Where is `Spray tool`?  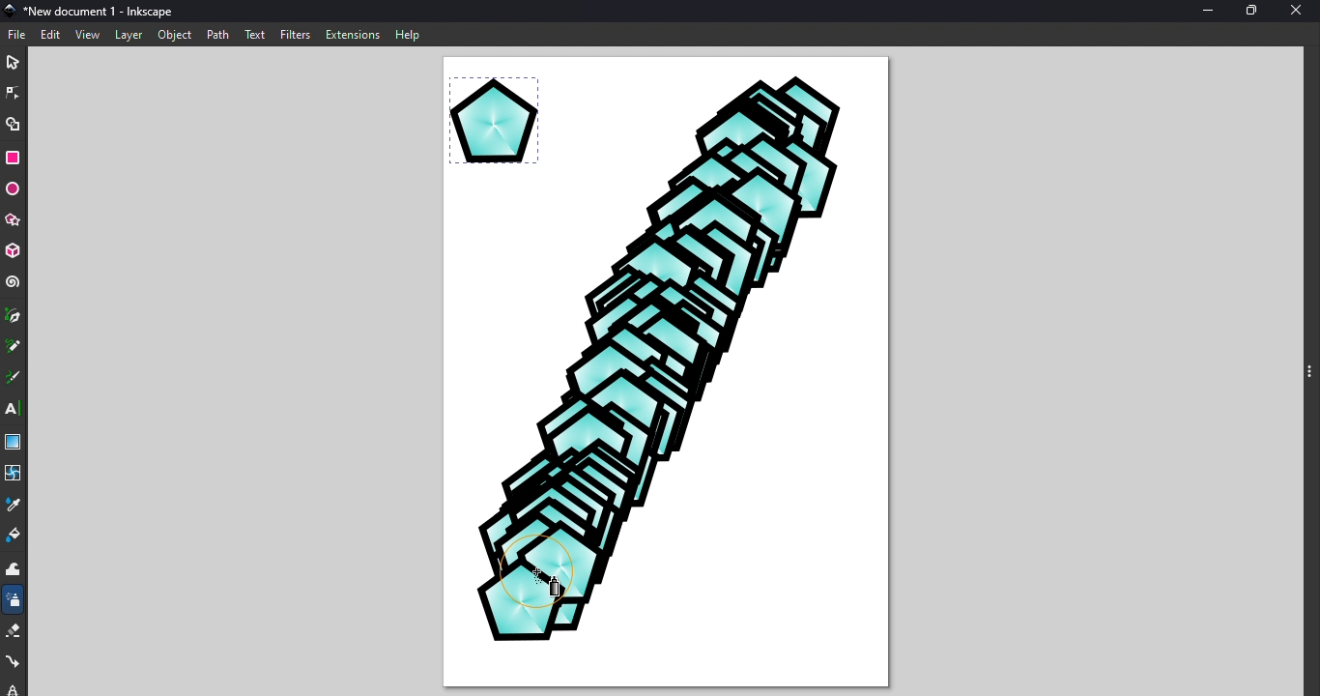
Spray tool is located at coordinates (14, 603).